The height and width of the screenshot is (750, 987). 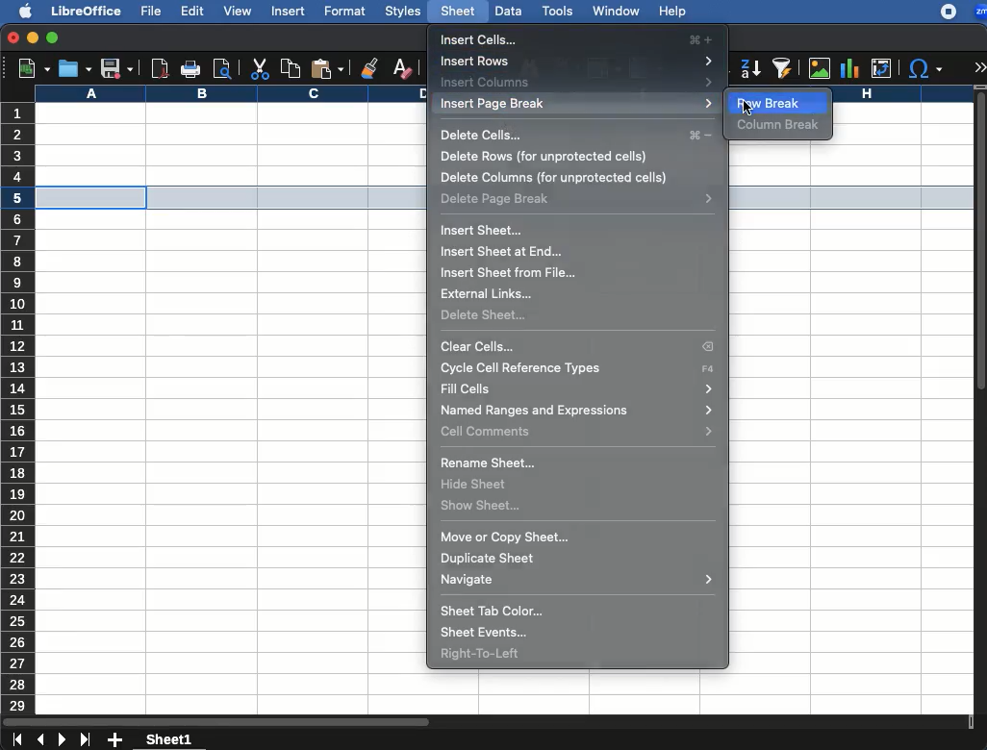 What do you see at coordinates (481, 655) in the screenshot?
I see `right to left` at bounding box center [481, 655].